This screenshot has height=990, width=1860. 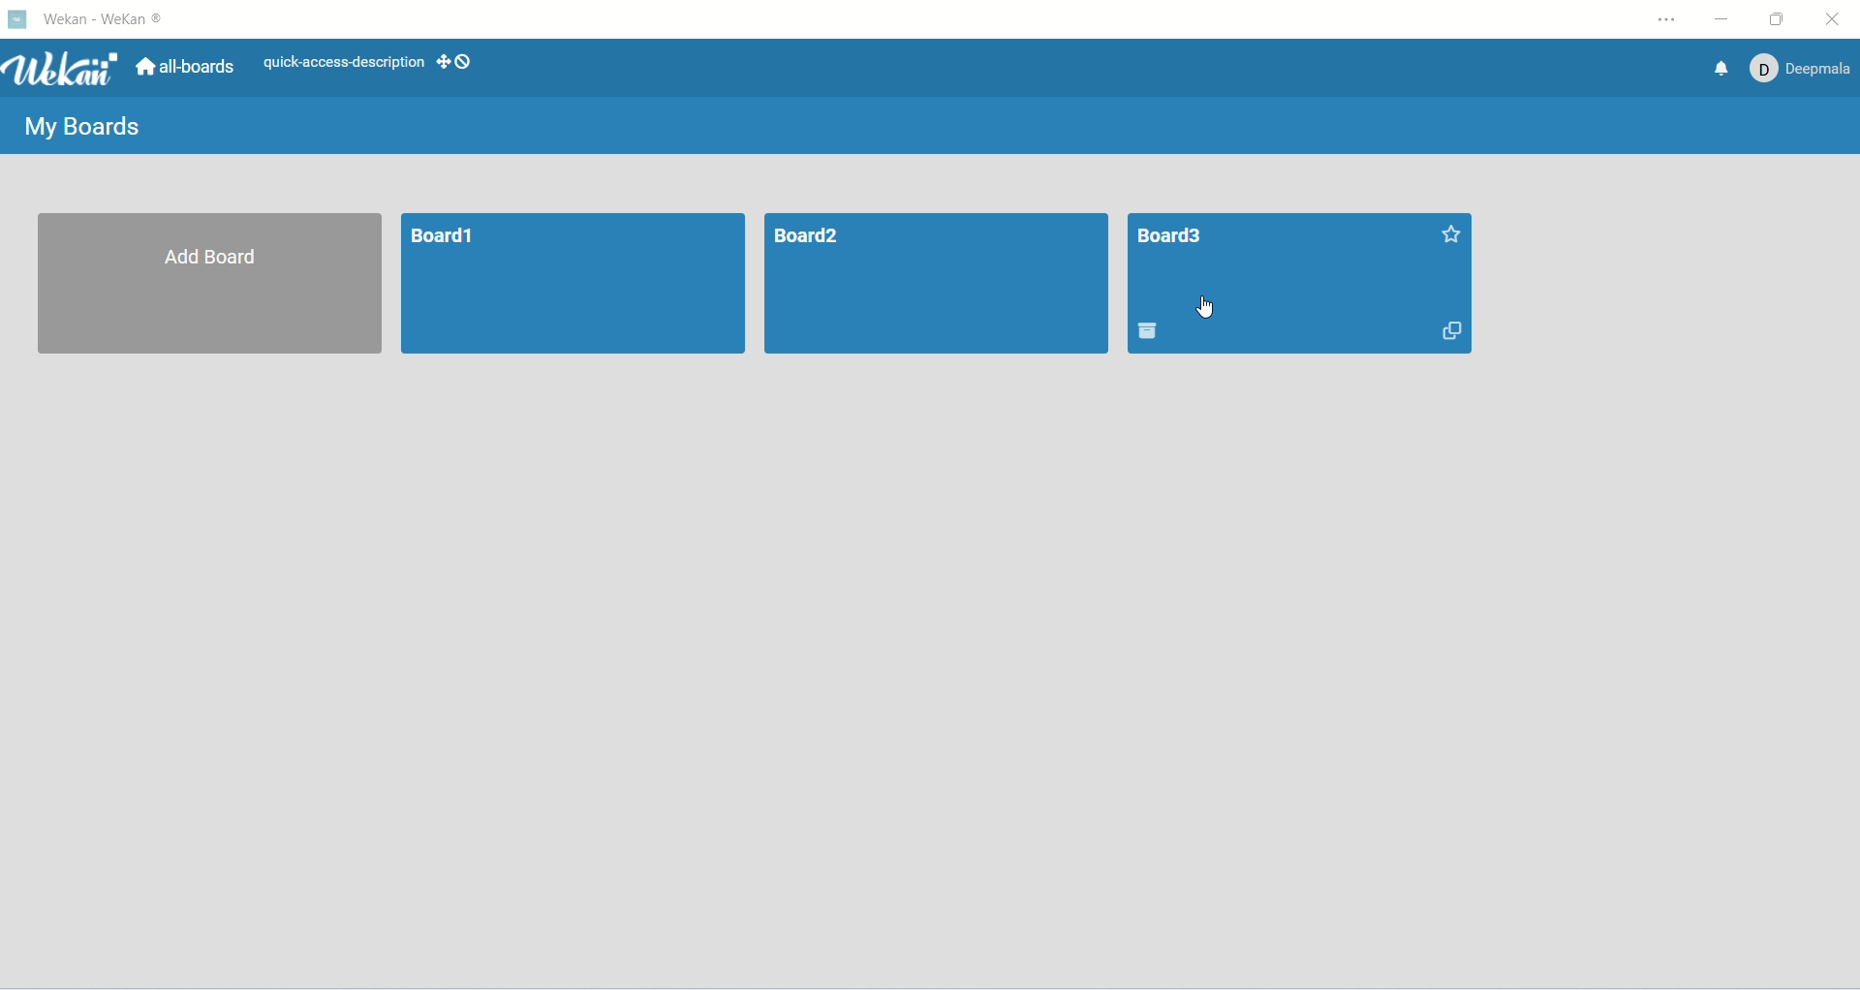 I want to click on wekan-wekan, so click(x=109, y=19).